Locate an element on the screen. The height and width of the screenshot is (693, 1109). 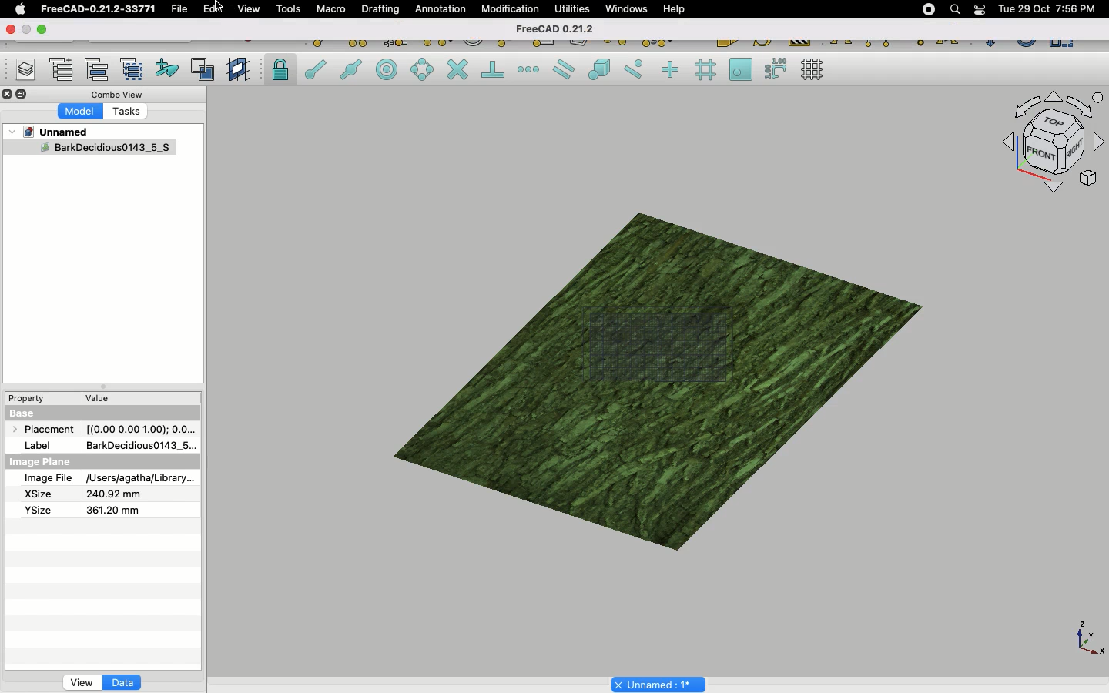
Object selected is located at coordinates (88, 150).